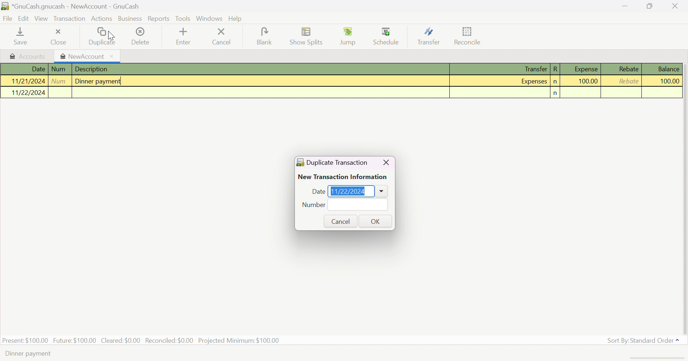  What do you see at coordinates (25, 340) in the screenshot?
I see `Present: $100.00` at bounding box center [25, 340].